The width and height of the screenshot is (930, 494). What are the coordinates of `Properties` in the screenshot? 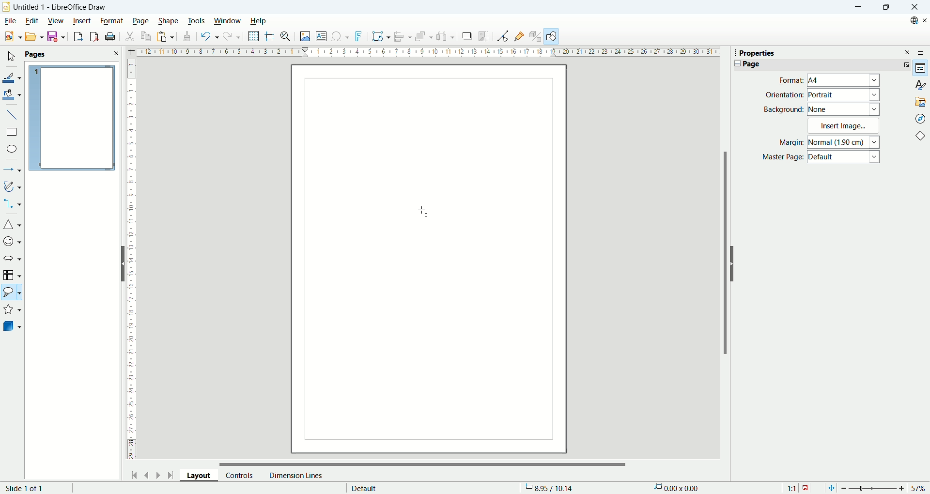 It's located at (921, 68).